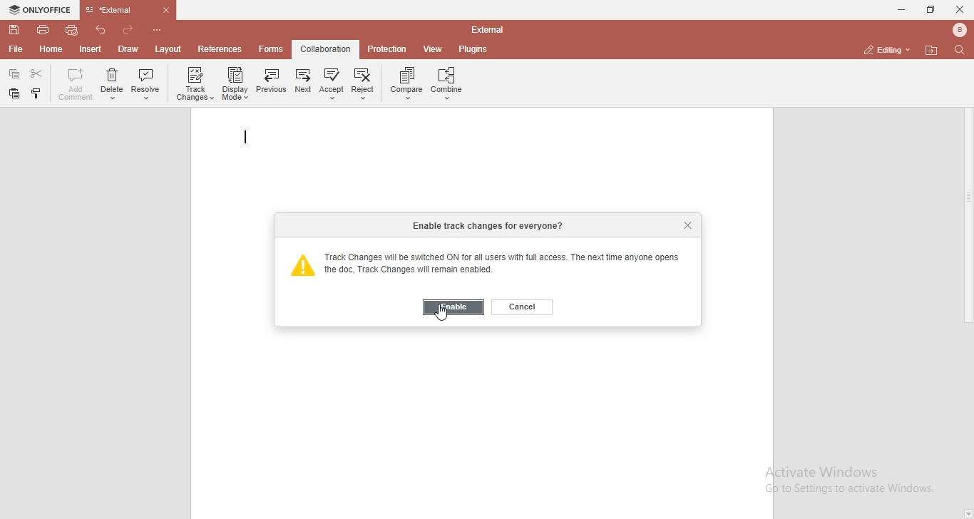 This screenshot has height=519, width=974. I want to click on paste speacial, so click(14, 73).